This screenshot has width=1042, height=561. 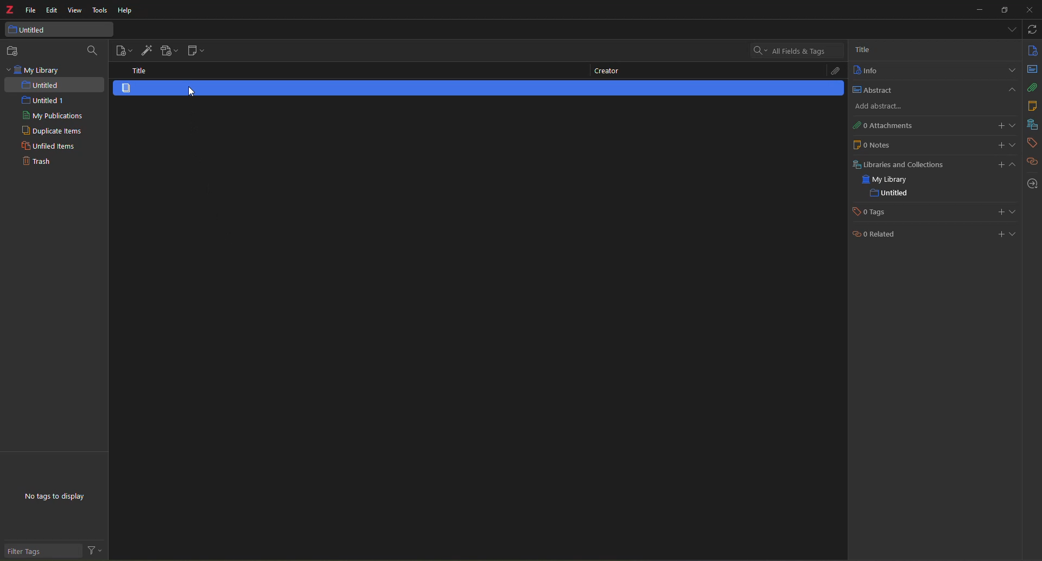 I want to click on untitled 1, so click(x=38, y=100).